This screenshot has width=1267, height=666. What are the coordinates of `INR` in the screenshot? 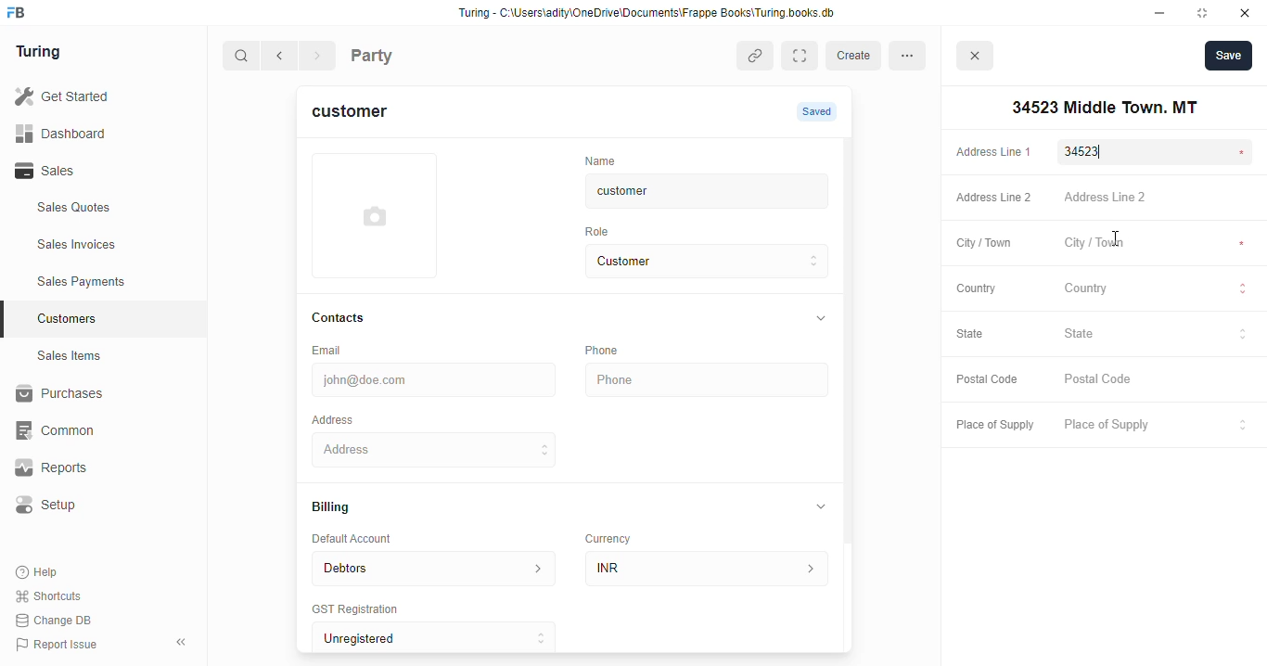 It's located at (710, 568).